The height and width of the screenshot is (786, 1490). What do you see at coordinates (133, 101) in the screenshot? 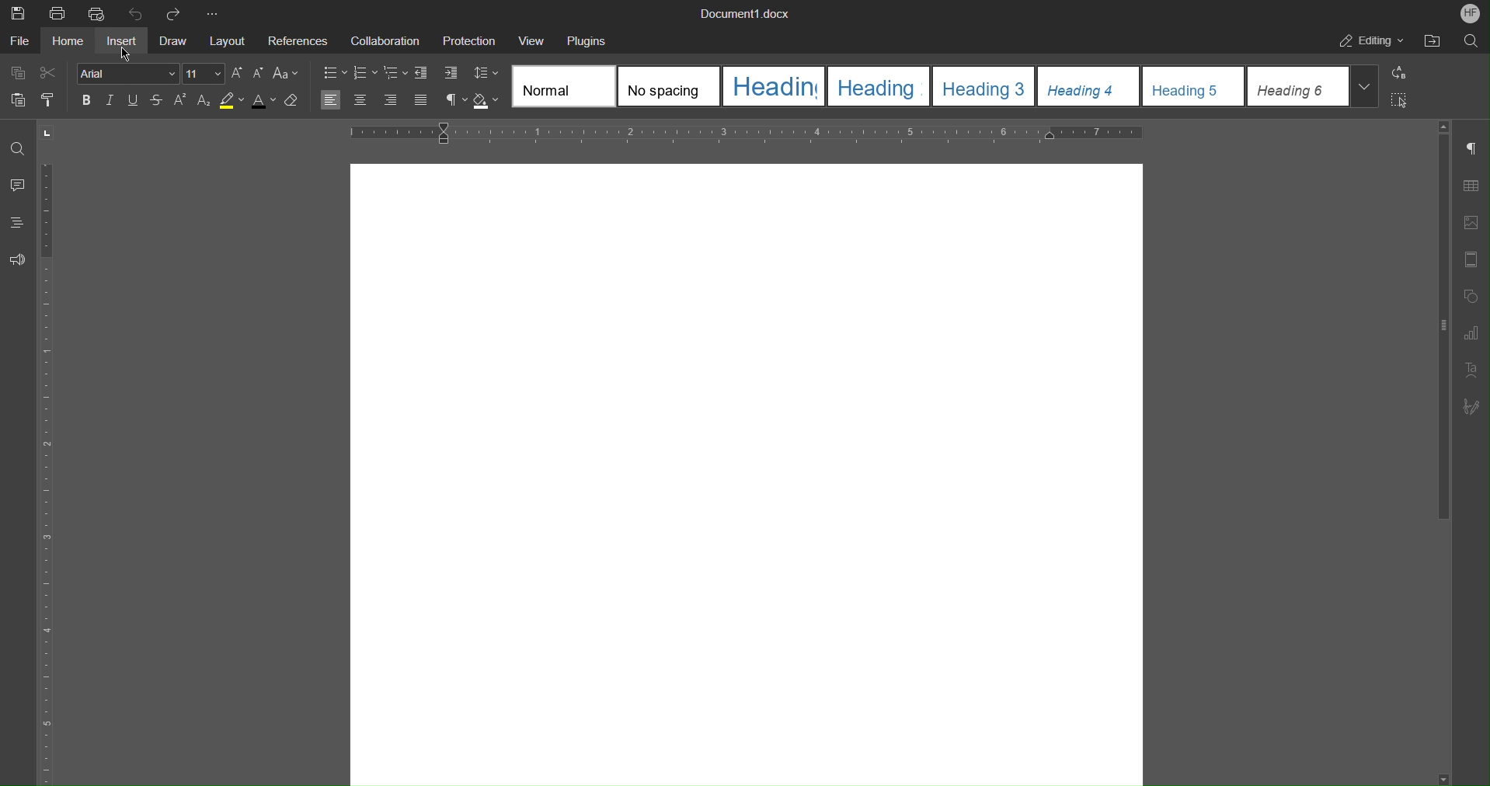
I see `Underline` at bounding box center [133, 101].